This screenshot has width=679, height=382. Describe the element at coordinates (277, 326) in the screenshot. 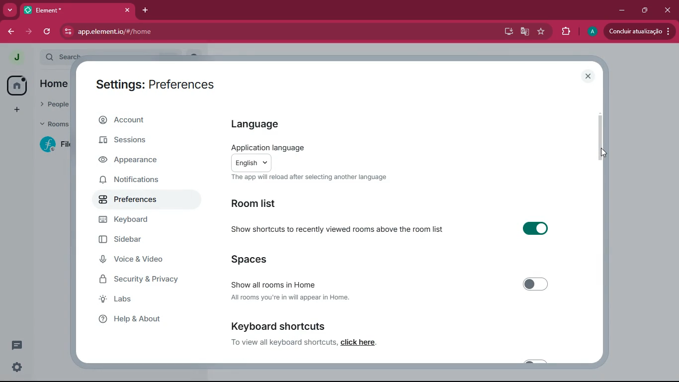

I see `keyboard shortcuts` at that location.